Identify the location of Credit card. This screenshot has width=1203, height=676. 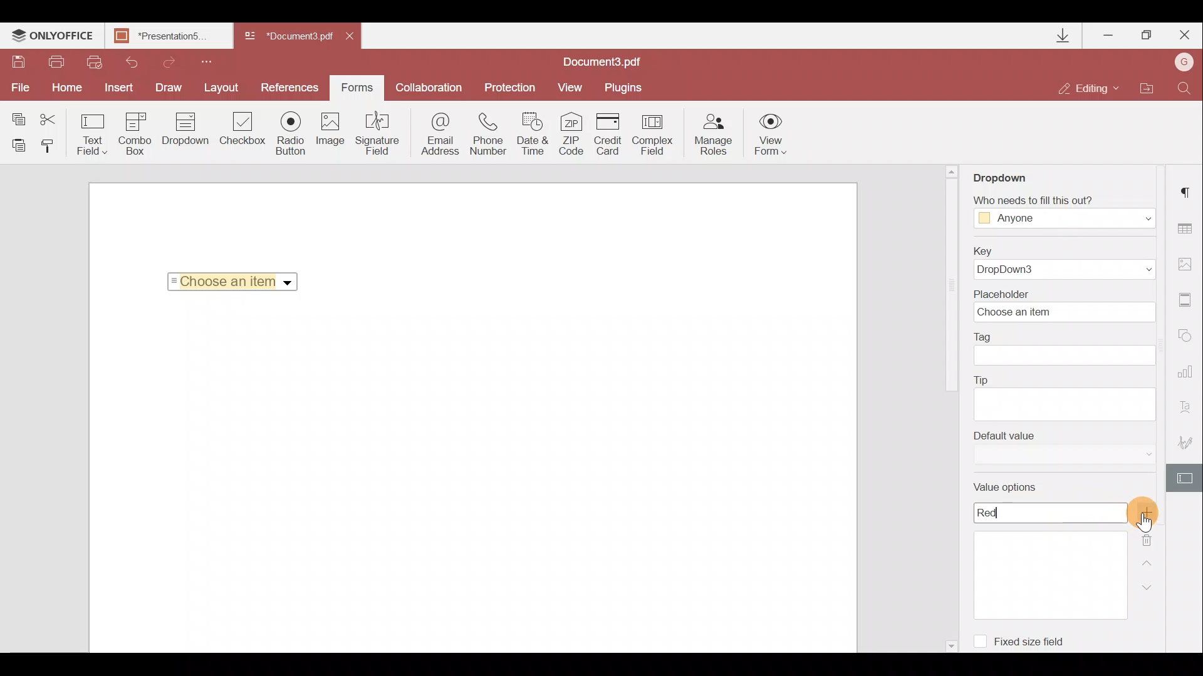
(610, 133).